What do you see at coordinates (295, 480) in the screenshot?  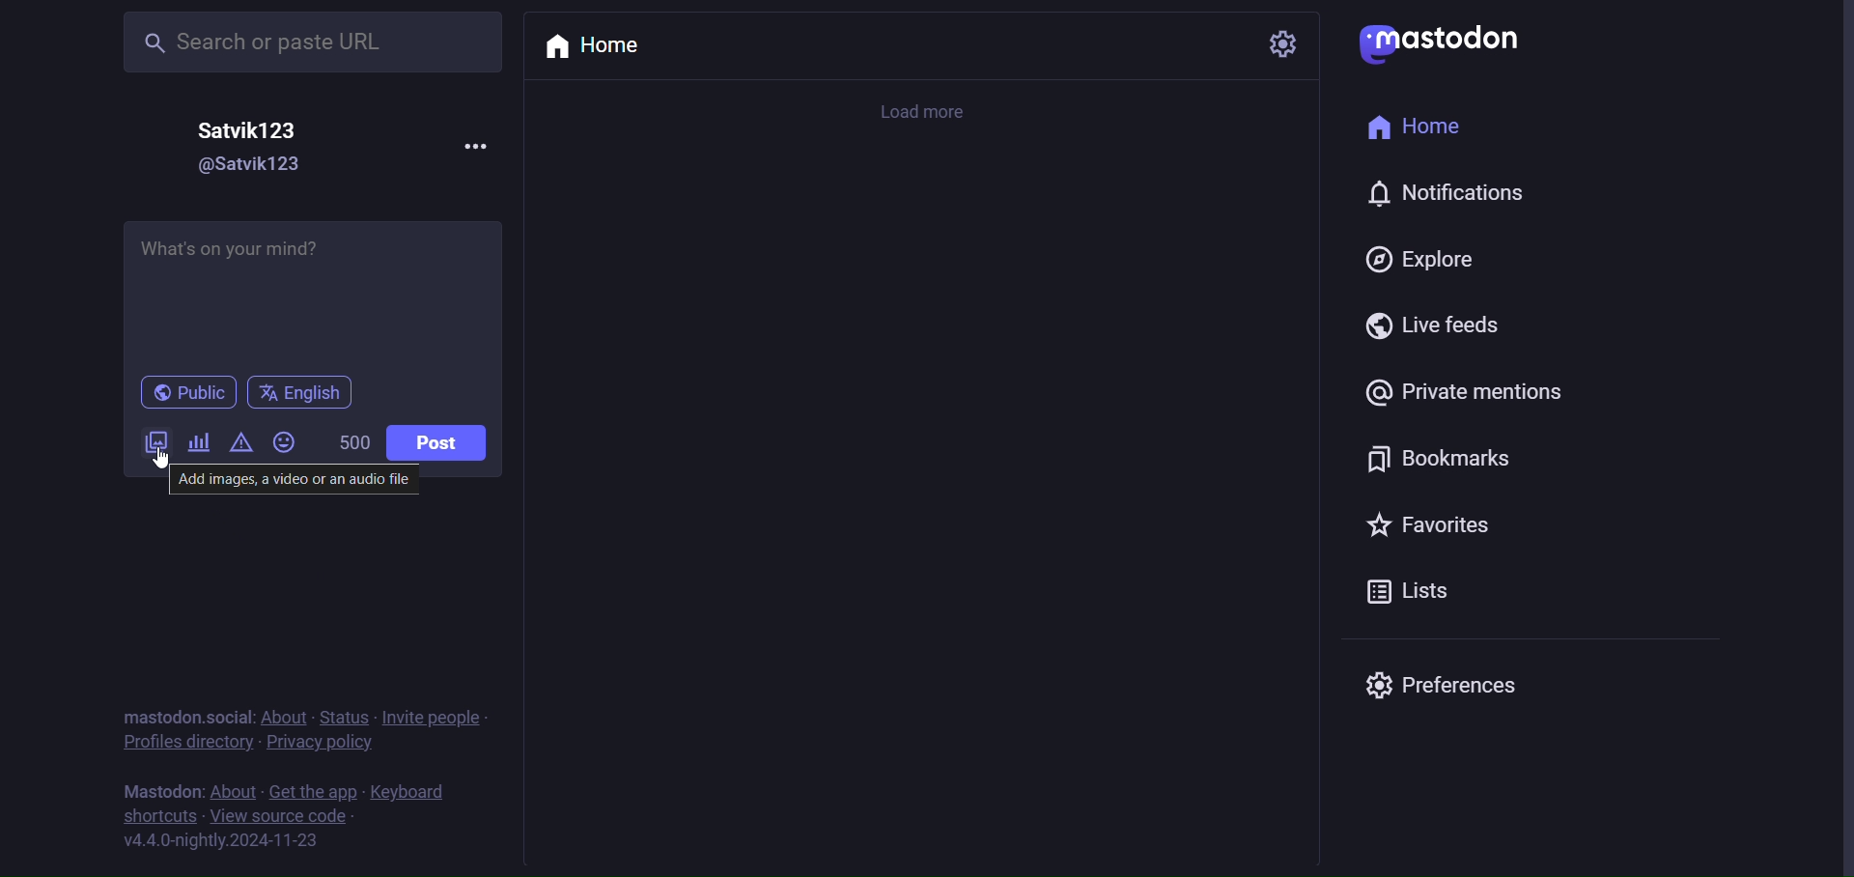 I see `‘Add images, a video or an audio file` at bounding box center [295, 480].